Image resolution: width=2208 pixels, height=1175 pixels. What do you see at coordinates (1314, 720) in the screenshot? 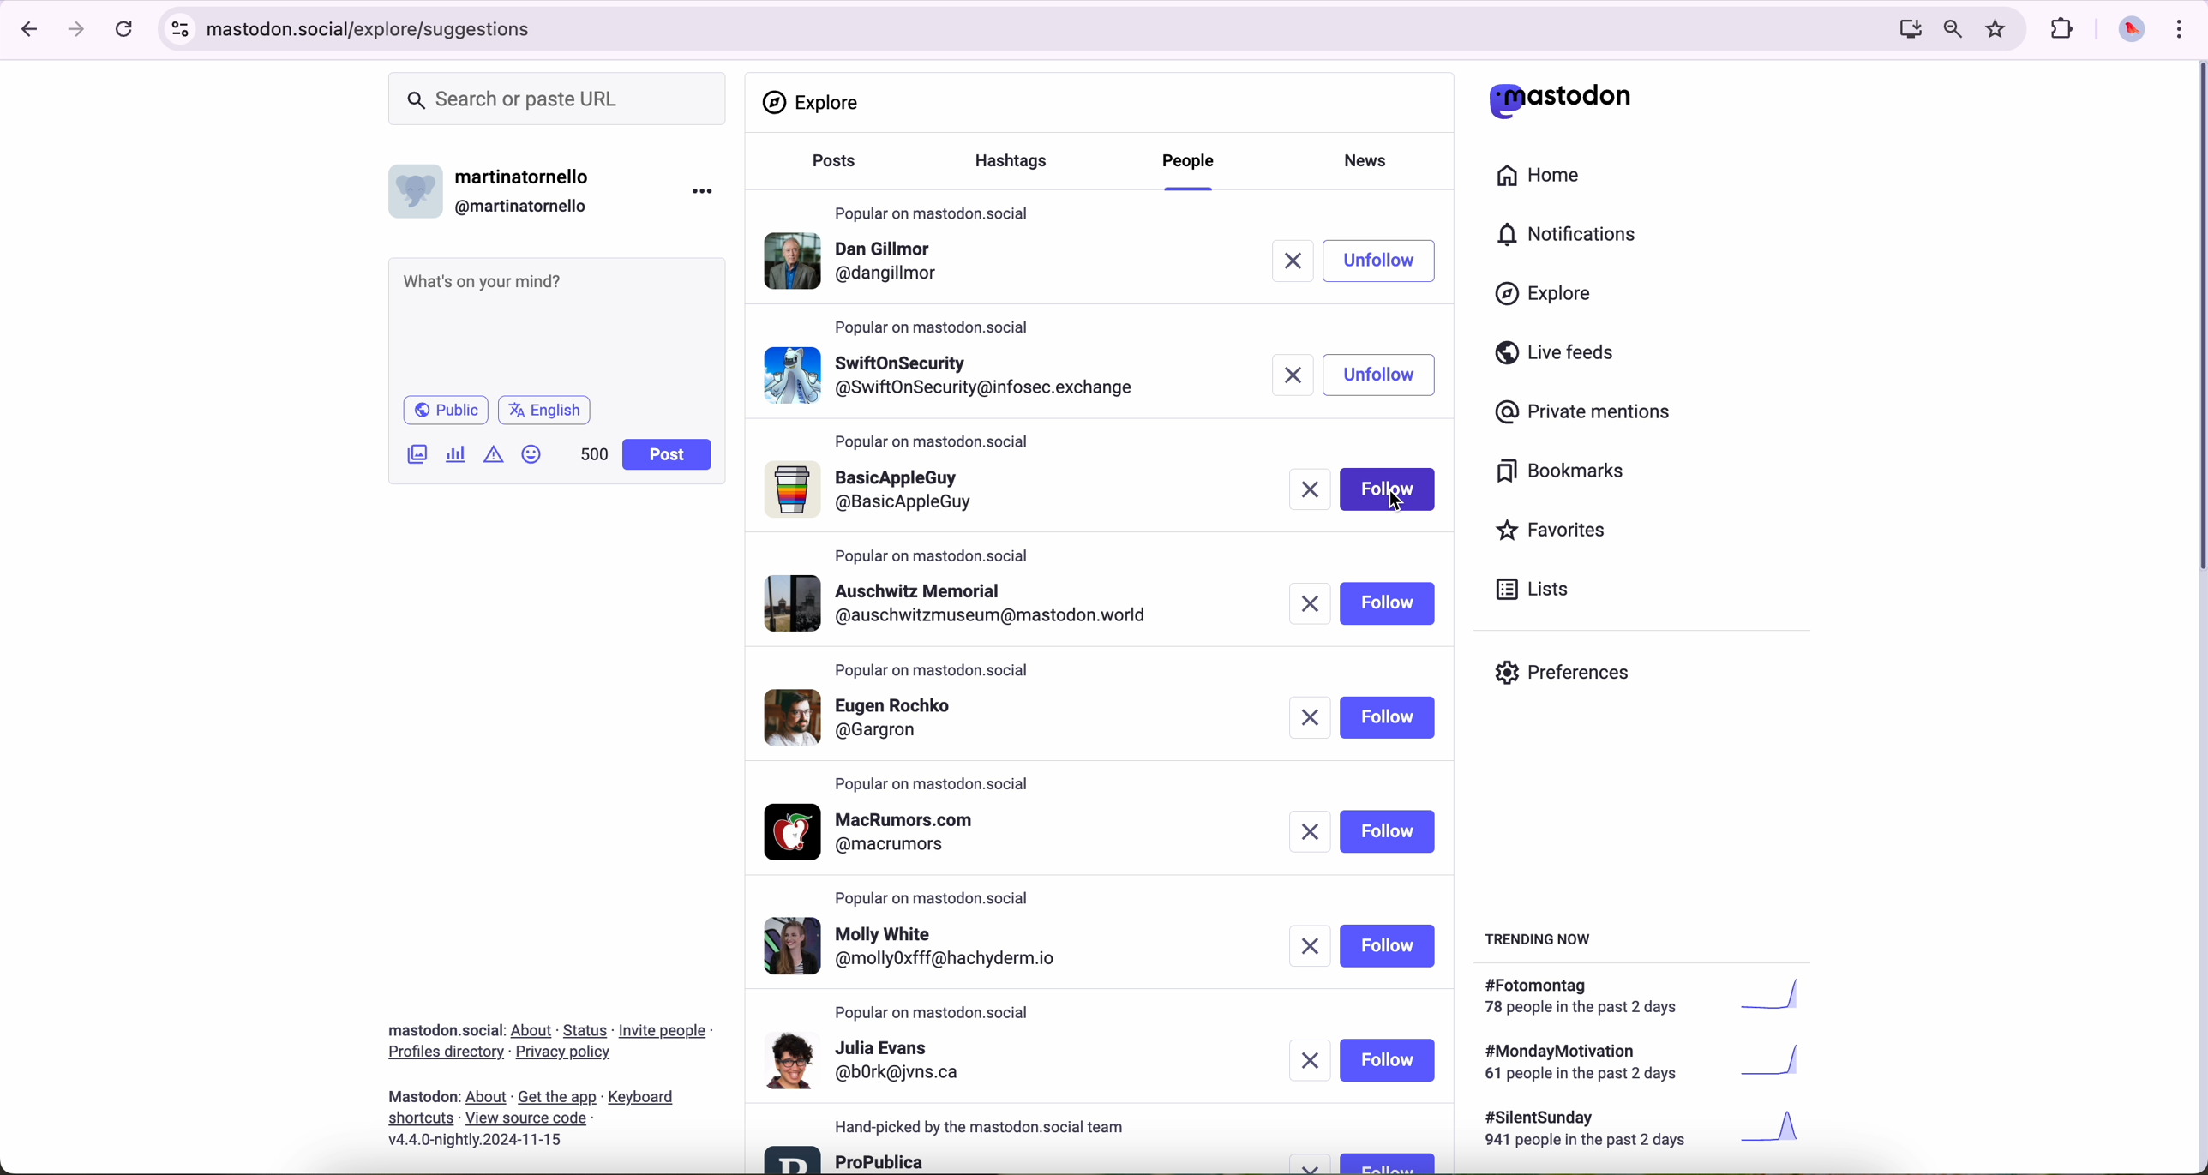
I see `remove` at bounding box center [1314, 720].